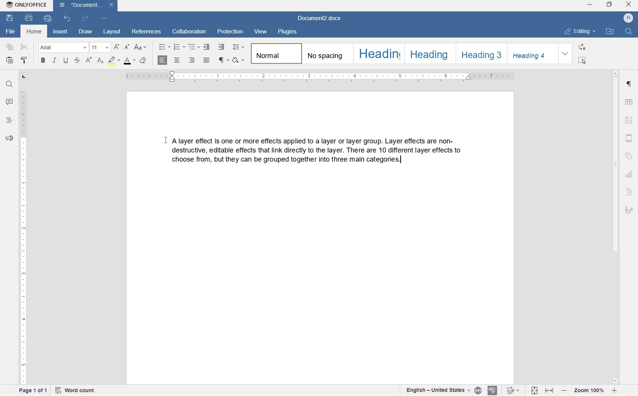 The height and width of the screenshot is (396, 638). I want to click on select all , so click(583, 60).